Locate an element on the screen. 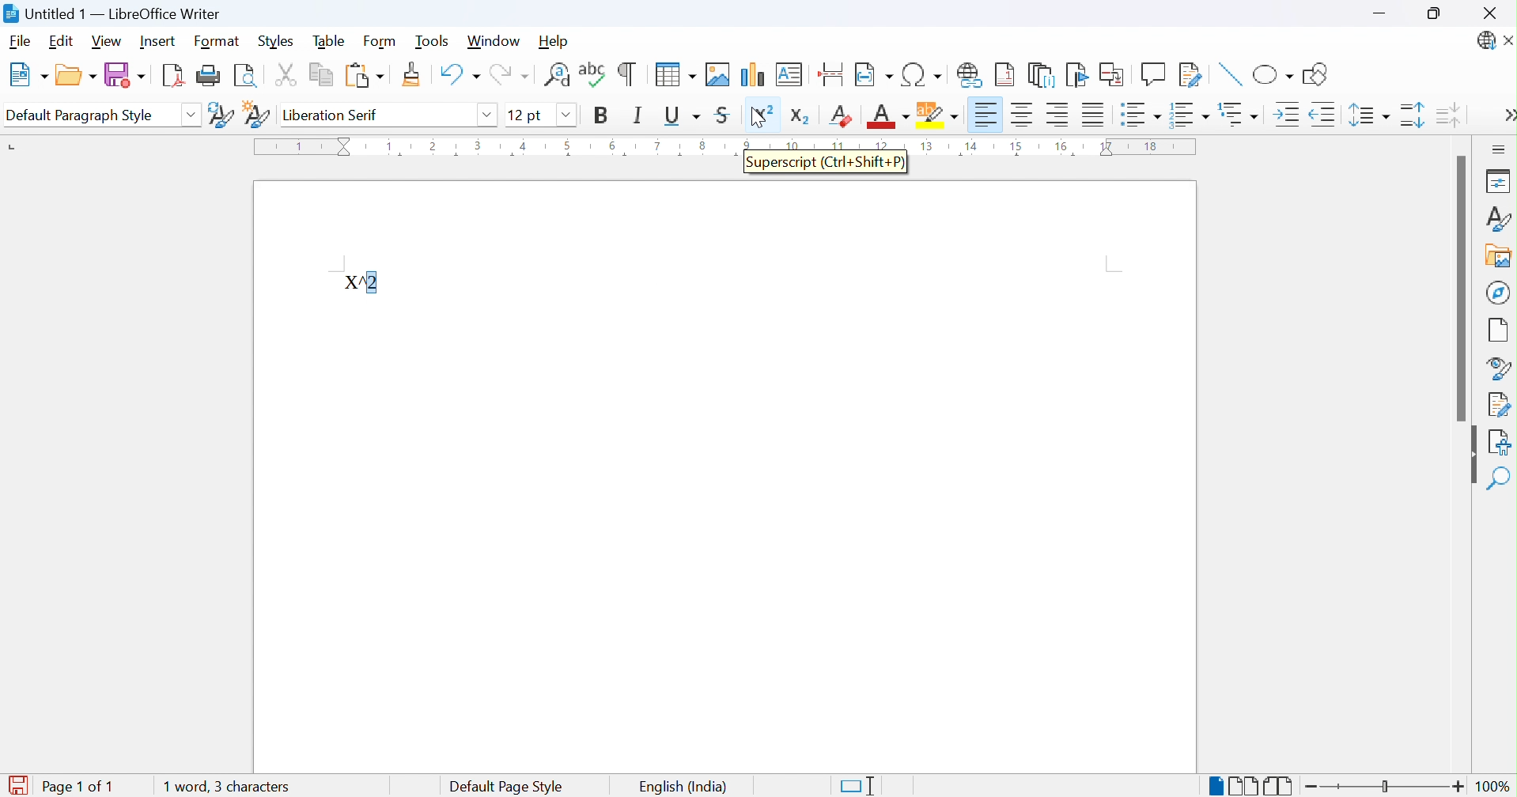 This screenshot has width=1517, height=797. Character highlighting color is located at coordinates (939, 116).